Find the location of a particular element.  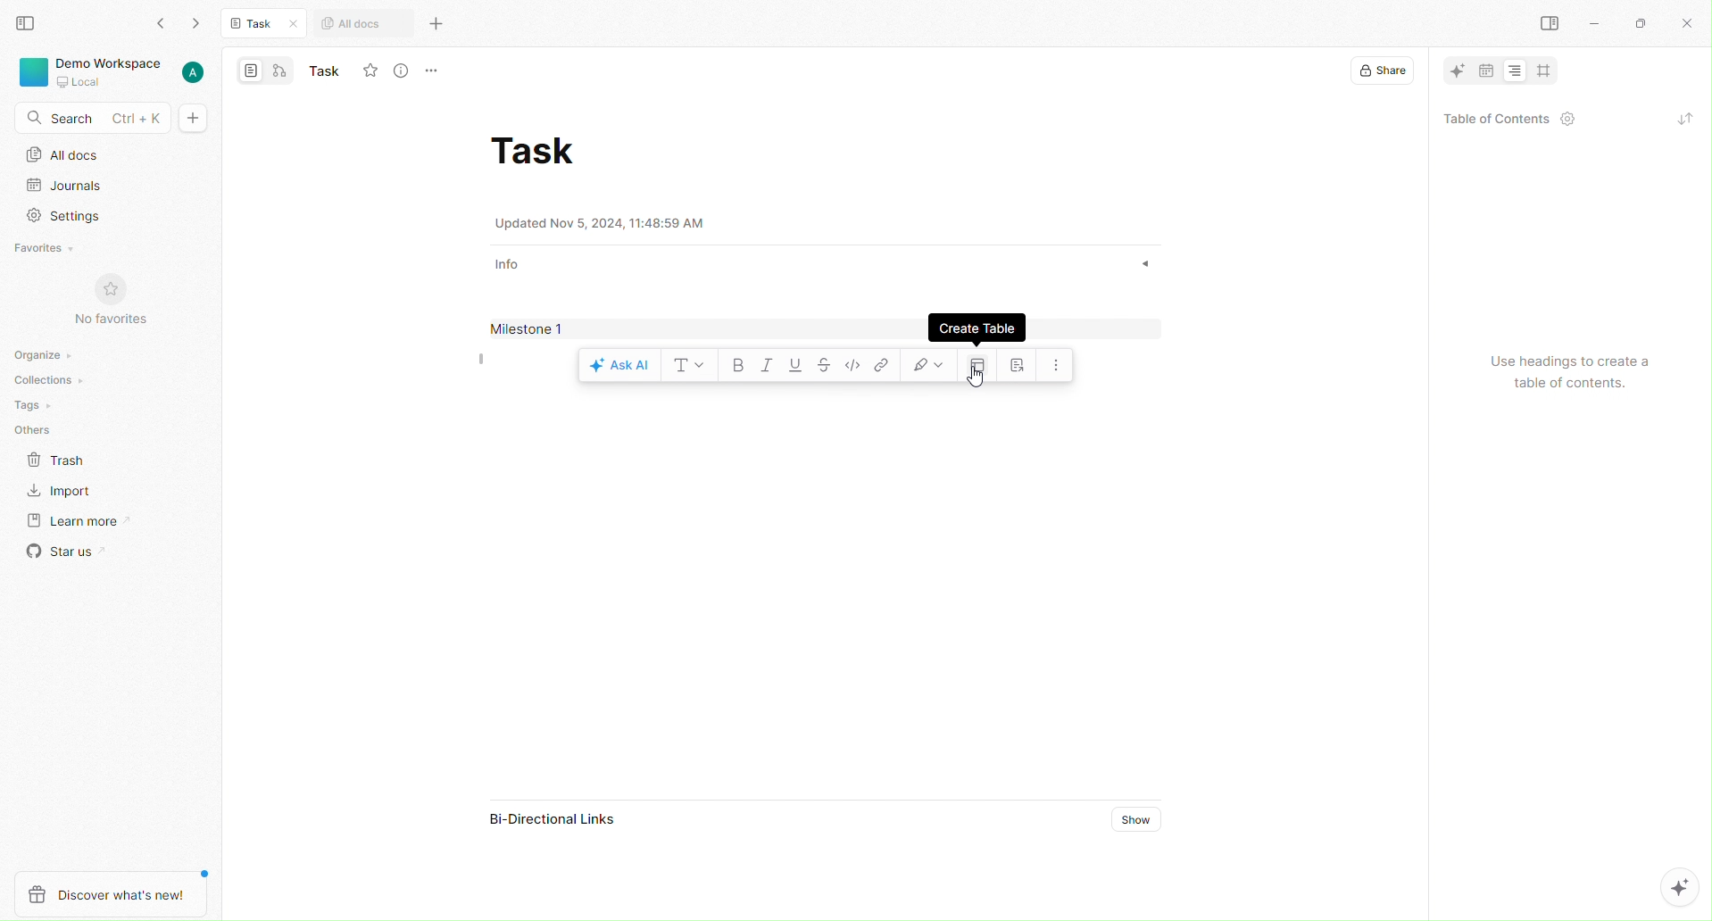

date is located at coordinates (1484, 70).